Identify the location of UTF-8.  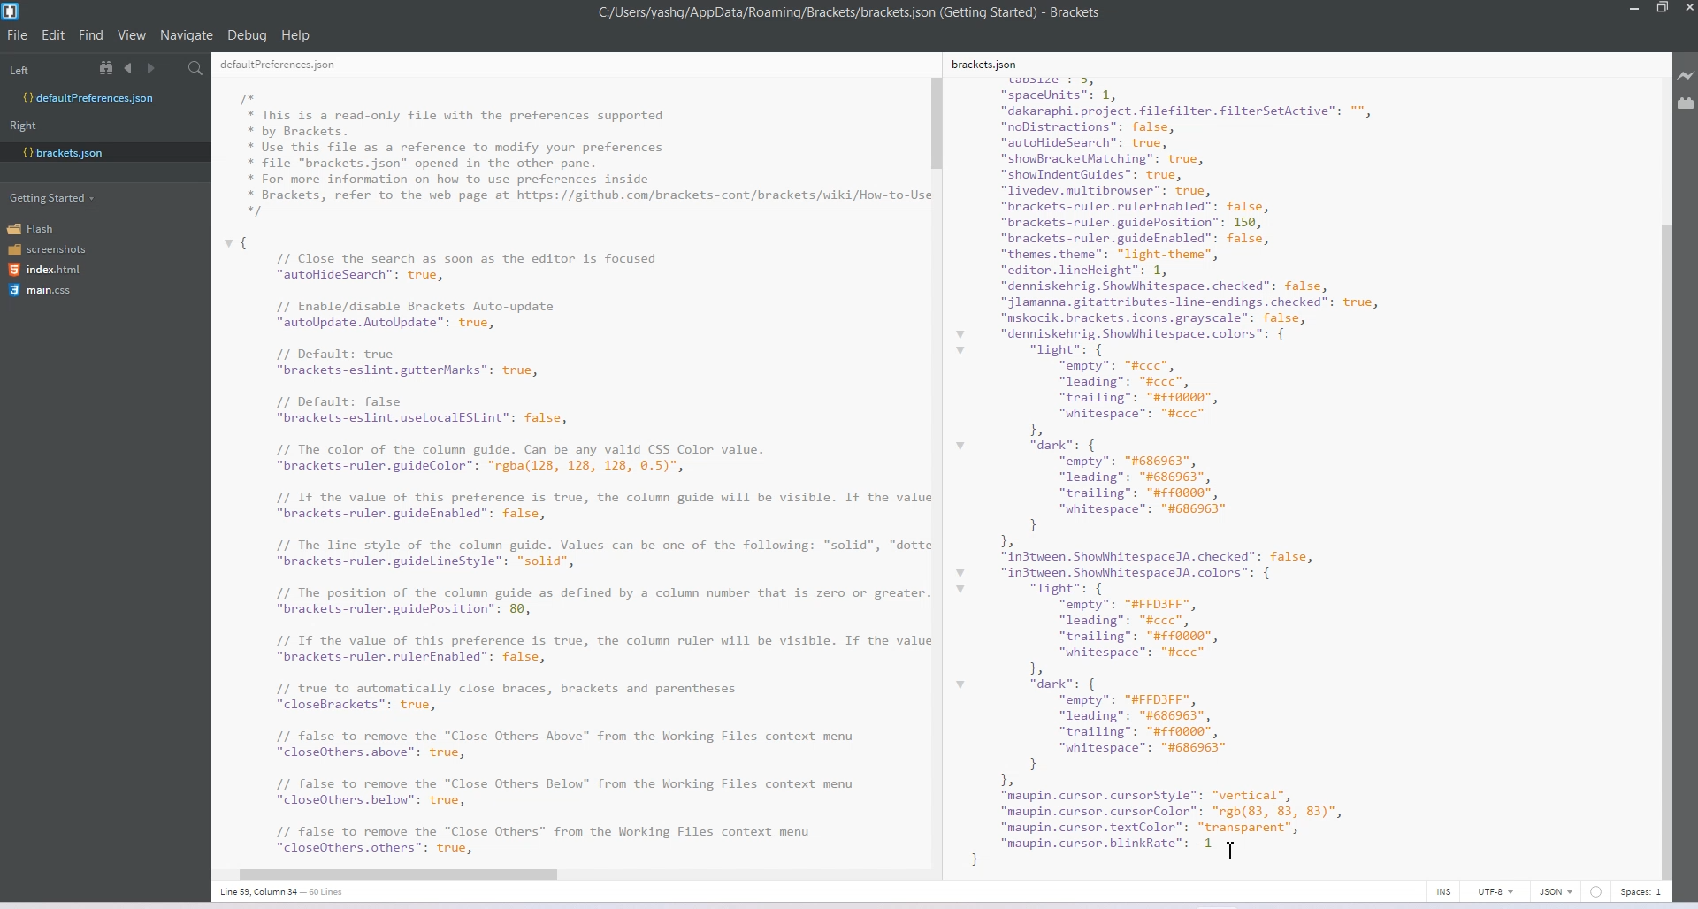
(1495, 891).